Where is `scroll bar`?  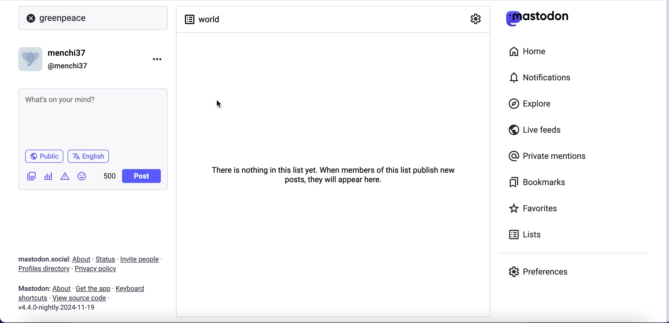 scroll bar is located at coordinates (666, 162).